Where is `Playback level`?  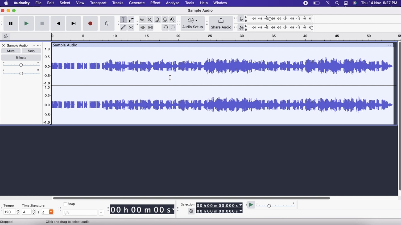 Playback level is located at coordinates (282, 28).